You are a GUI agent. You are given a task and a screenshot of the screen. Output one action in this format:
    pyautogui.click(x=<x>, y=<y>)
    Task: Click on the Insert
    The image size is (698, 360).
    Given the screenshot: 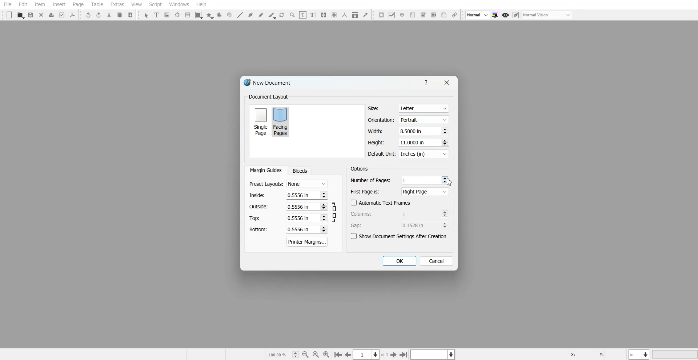 What is the action you would take?
    pyautogui.click(x=59, y=4)
    